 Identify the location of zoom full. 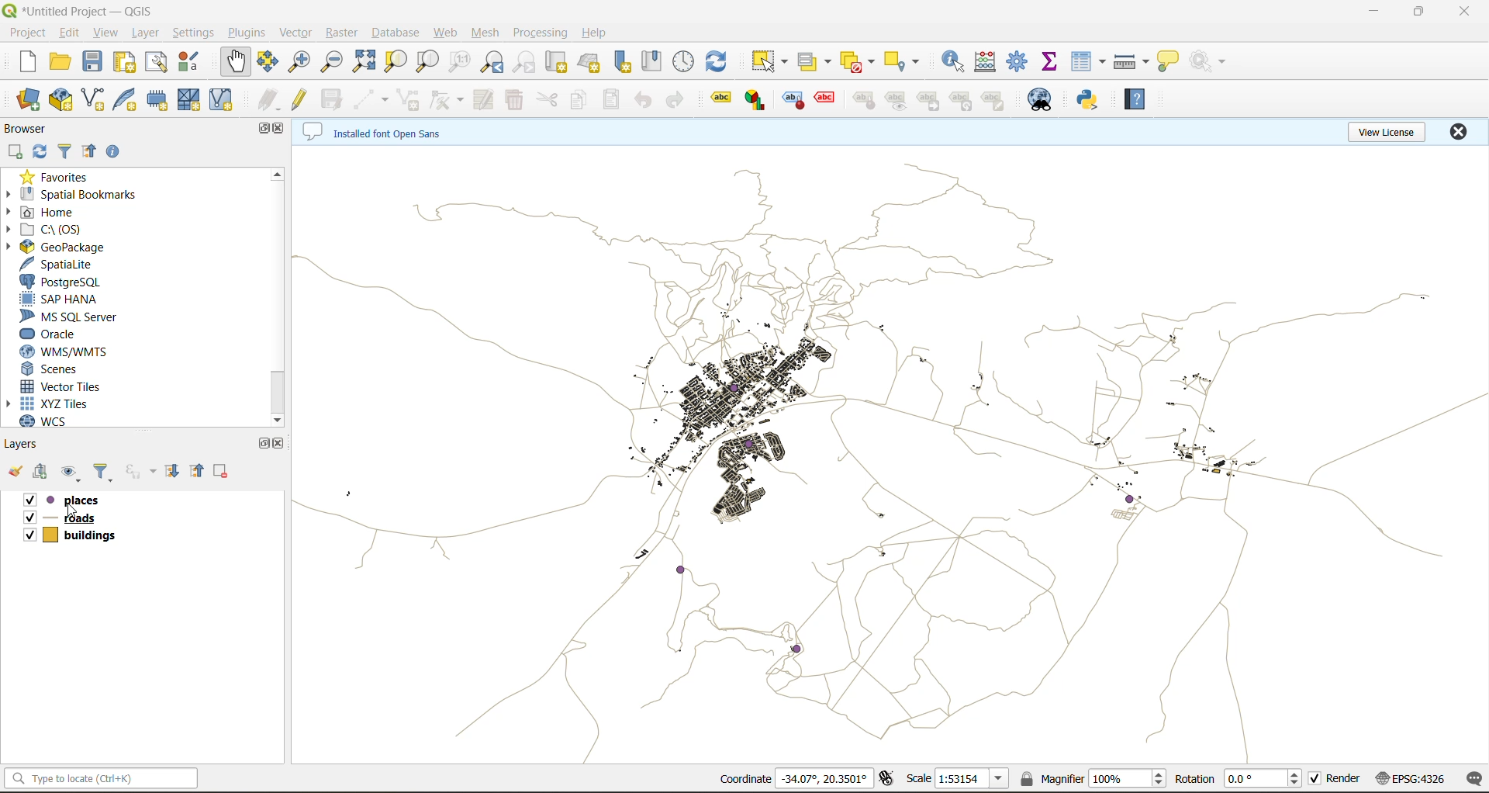
(364, 64).